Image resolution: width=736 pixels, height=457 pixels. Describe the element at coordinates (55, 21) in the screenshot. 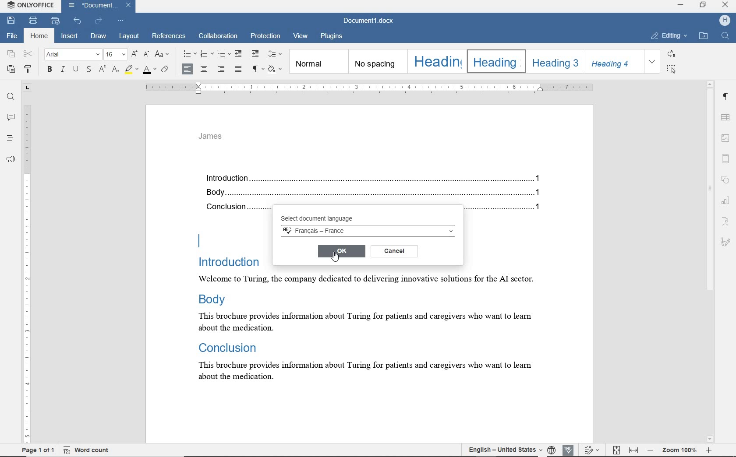

I see `quick print` at that location.